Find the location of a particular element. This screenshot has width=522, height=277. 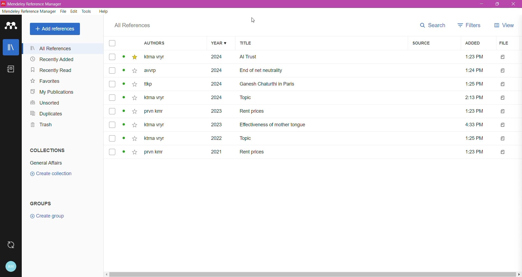

unread is located at coordinates (124, 97).